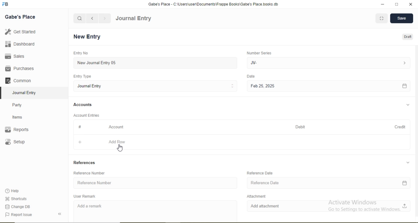 Image resolution: width=418 pixels, height=223 pixels. What do you see at coordinates (398, 126) in the screenshot?
I see `Credit` at bounding box center [398, 126].